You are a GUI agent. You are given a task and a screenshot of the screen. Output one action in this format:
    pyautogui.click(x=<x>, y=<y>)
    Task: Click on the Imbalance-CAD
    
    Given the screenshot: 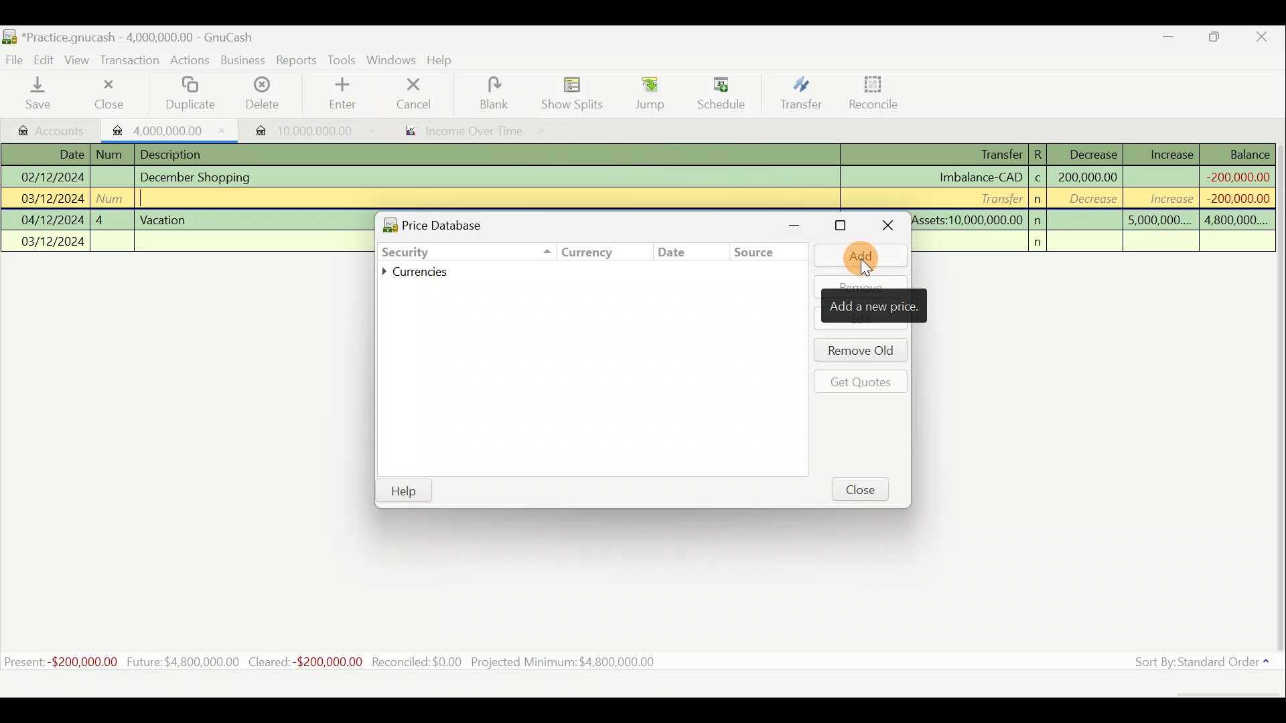 What is the action you would take?
    pyautogui.click(x=980, y=177)
    